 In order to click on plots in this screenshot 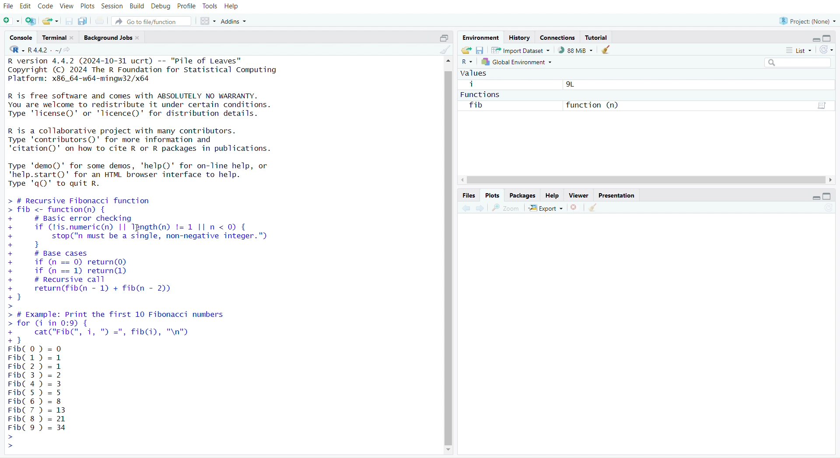, I will do `click(87, 7)`.